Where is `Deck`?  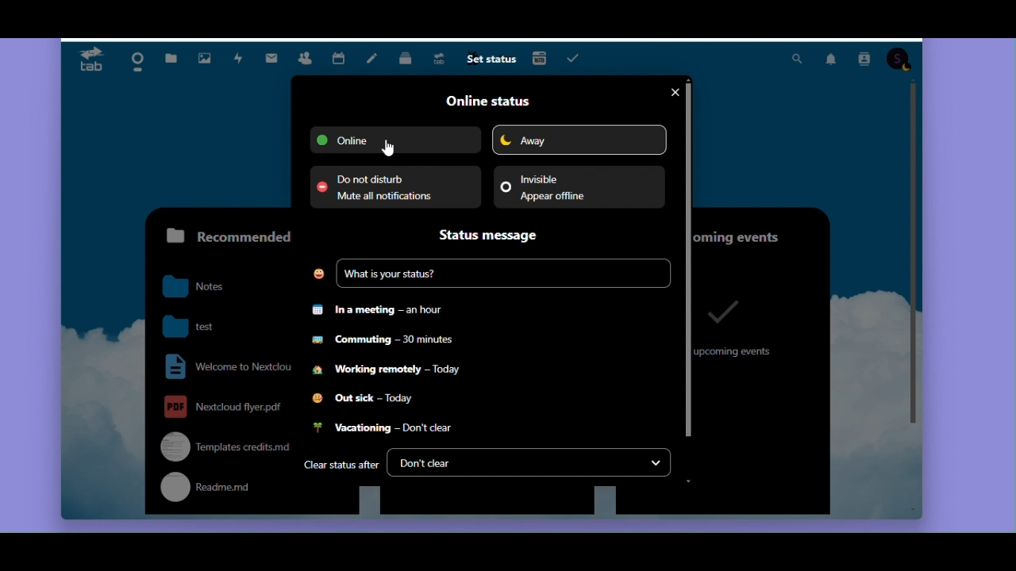
Deck is located at coordinates (407, 60).